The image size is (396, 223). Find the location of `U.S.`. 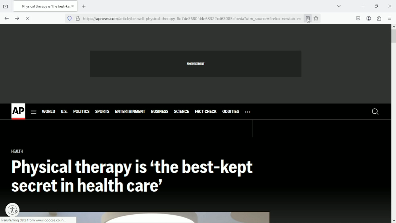

U.S. is located at coordinates (65, 111).